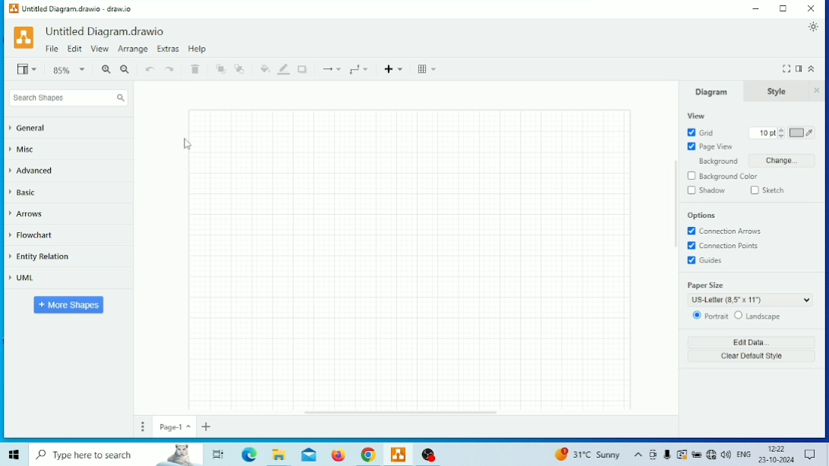 The image size is (829, 466). What do you see at coordinates (768, 190) in the screenshot?
I see `Sketch` at bounding box center [768, 190].